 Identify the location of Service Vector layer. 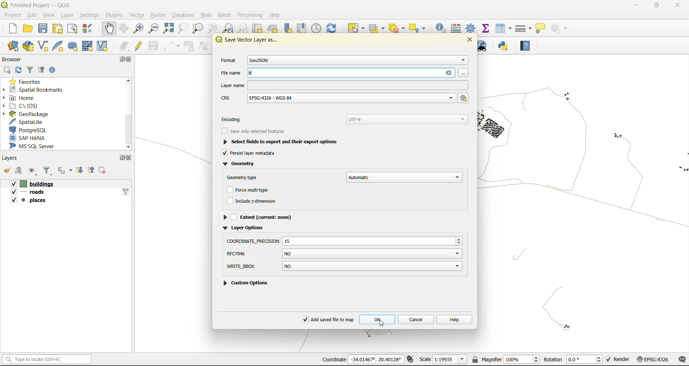
(246, 42).